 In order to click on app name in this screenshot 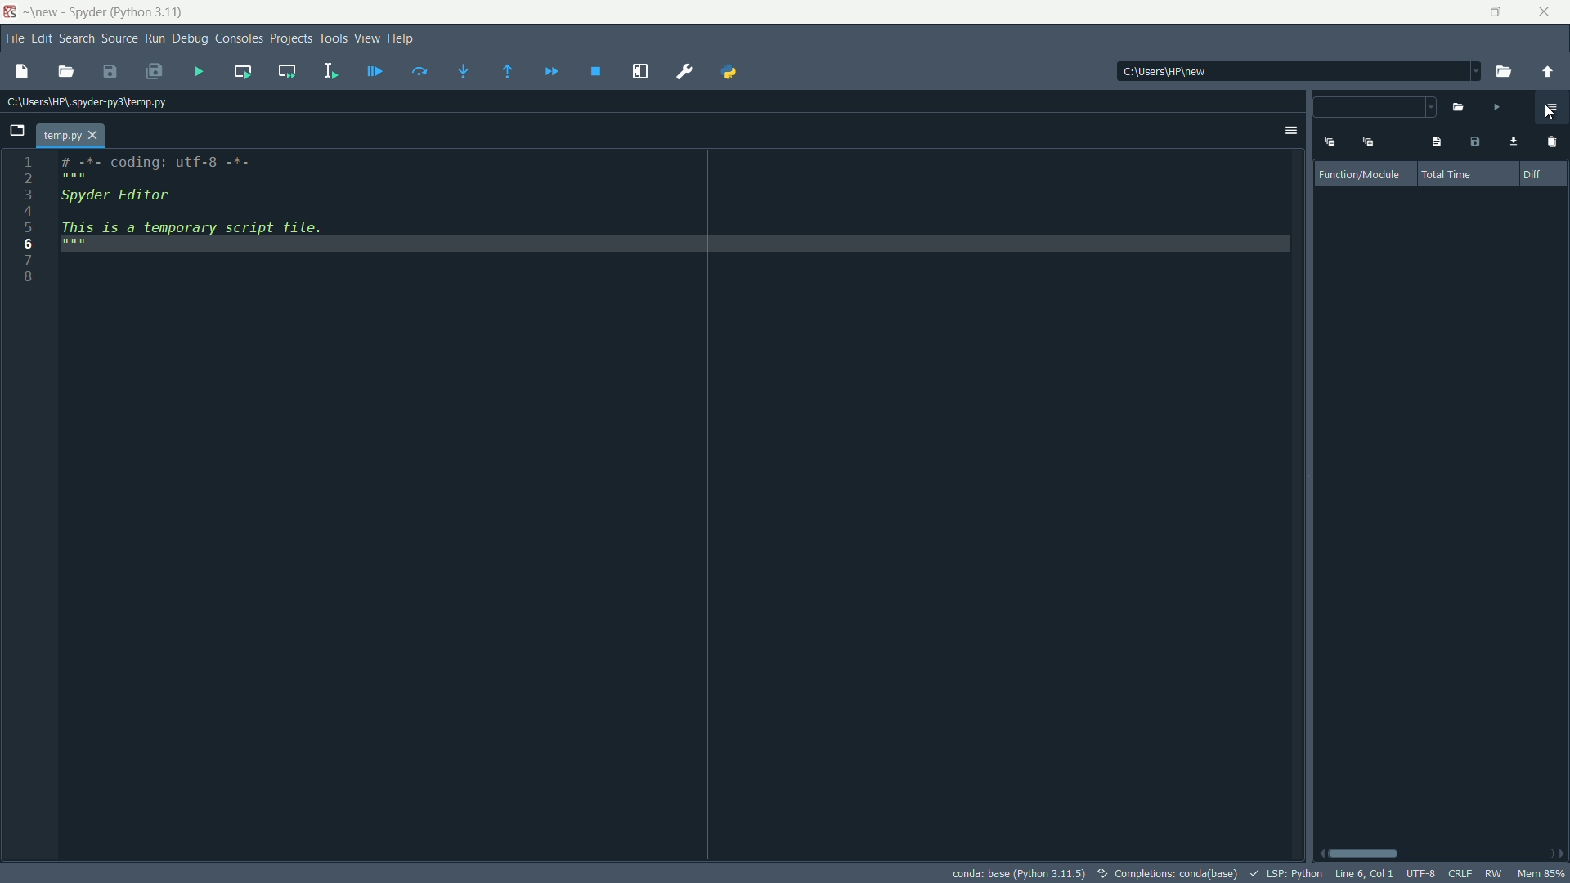, I will do `click(86, 12)`.